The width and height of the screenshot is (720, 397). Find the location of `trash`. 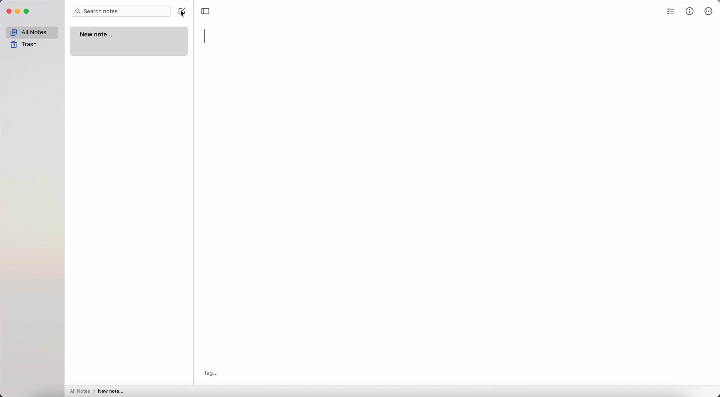

trash is located at coordinates (26, 44).